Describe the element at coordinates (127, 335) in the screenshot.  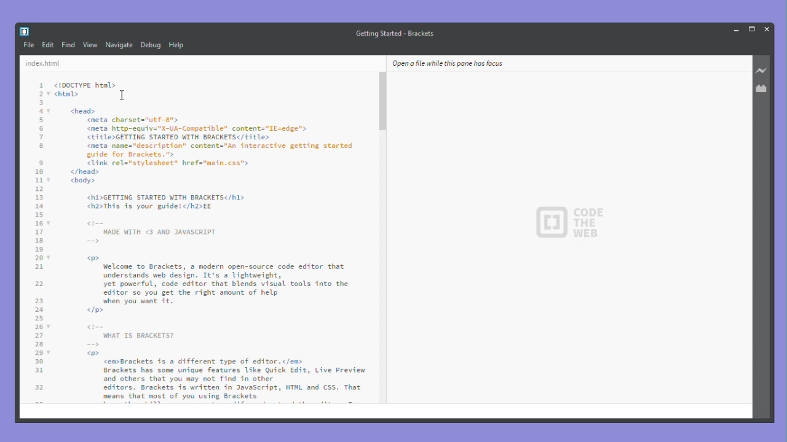
I see `<!-- WHAT IS BRACKETS? -->` at that location.